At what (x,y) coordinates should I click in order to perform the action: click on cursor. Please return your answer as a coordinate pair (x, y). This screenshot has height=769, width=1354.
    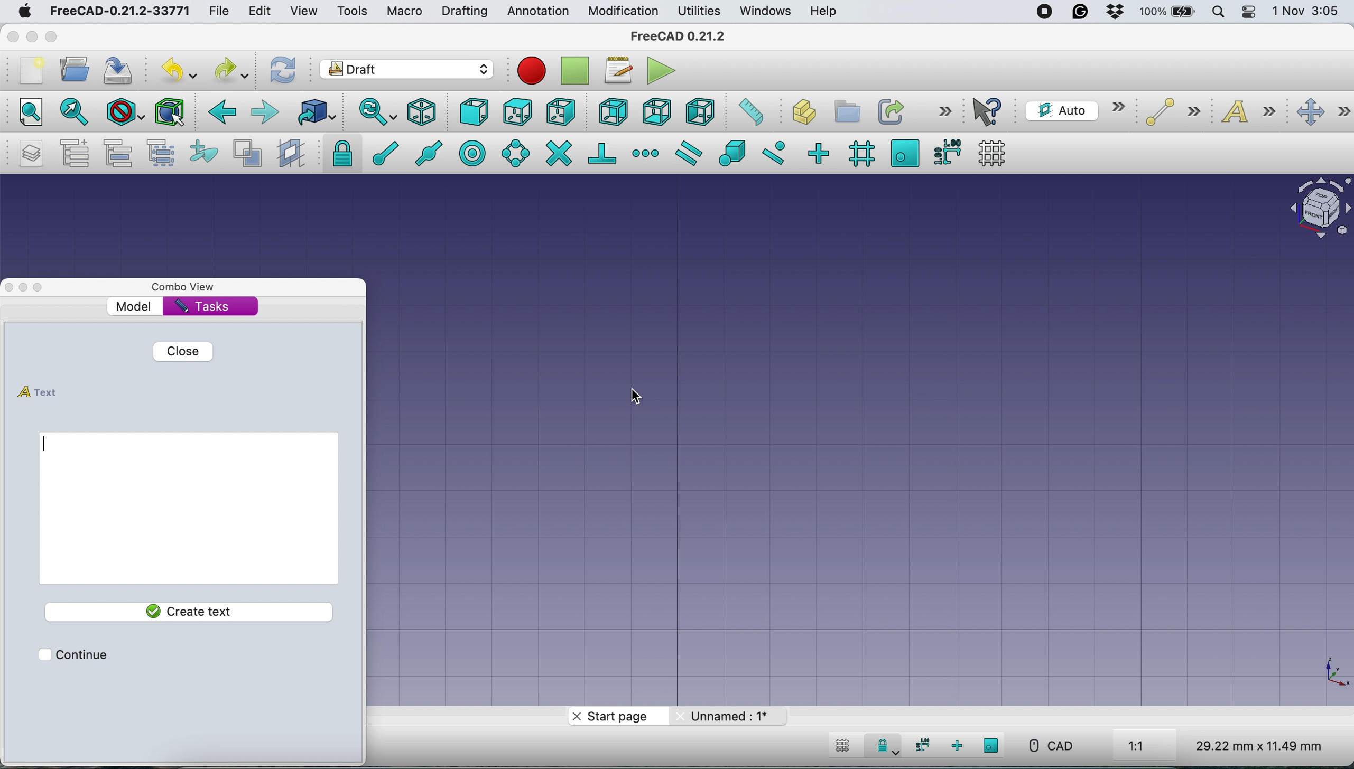
    Looking at the image, I should click on (644, 397).